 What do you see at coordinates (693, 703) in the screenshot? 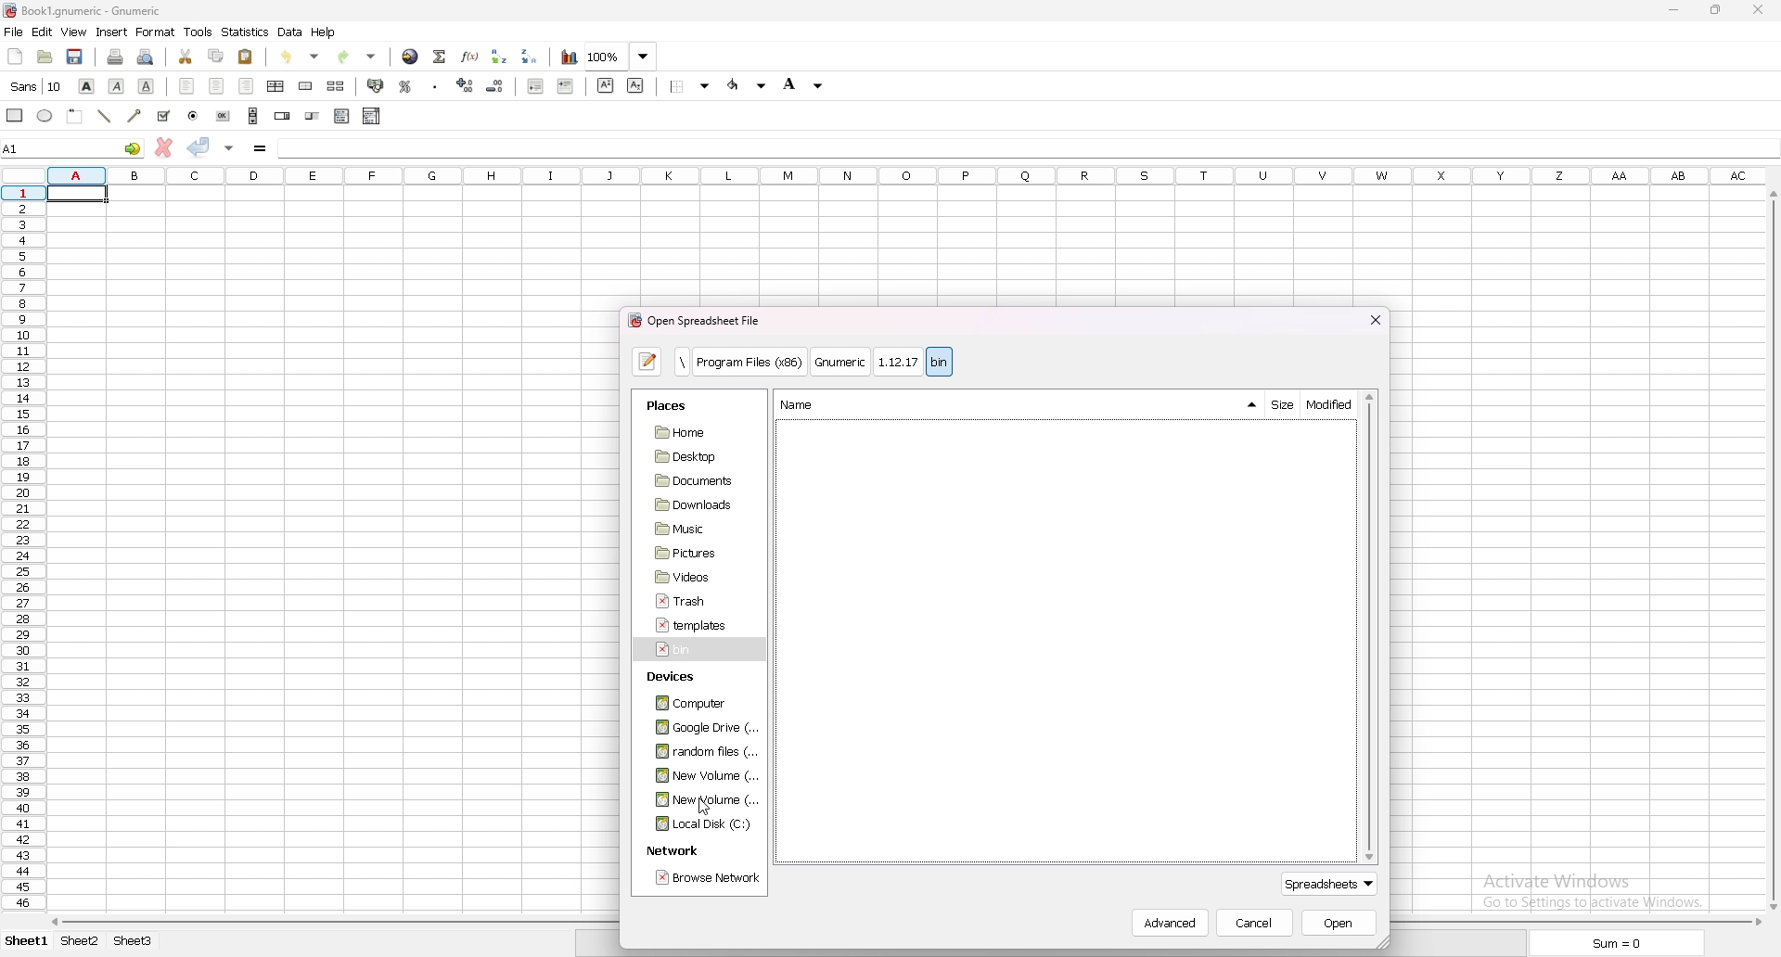
I see `computer` at bounding box center [693, 703].